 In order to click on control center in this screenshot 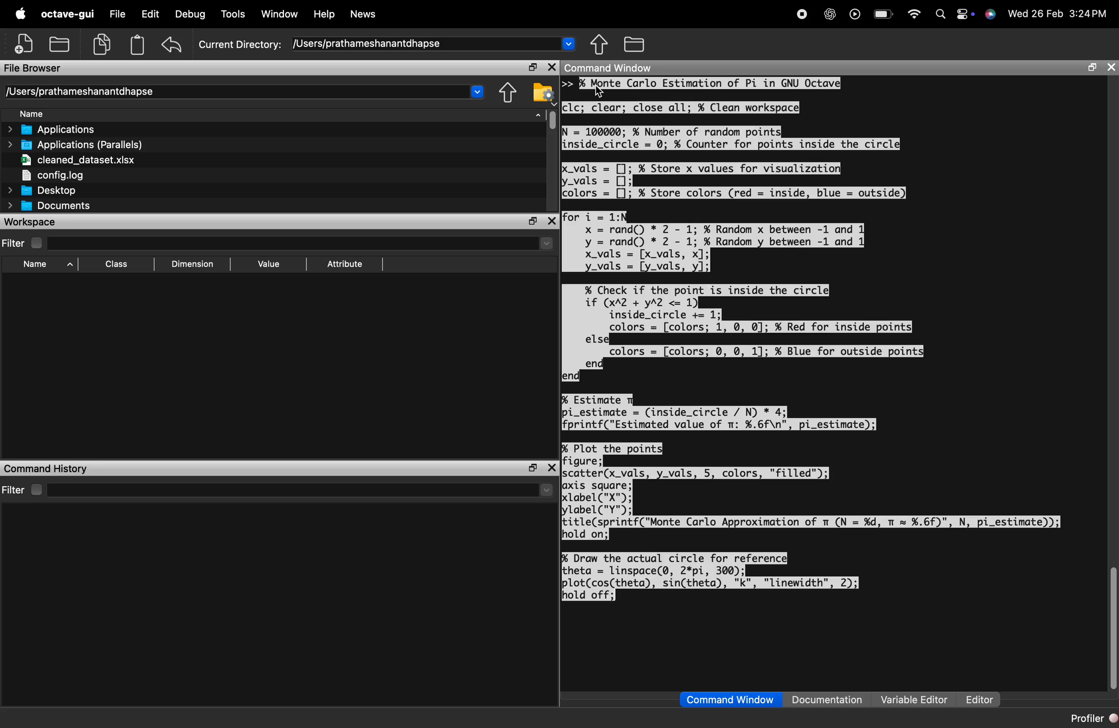, I will do `click(964, 15)`.